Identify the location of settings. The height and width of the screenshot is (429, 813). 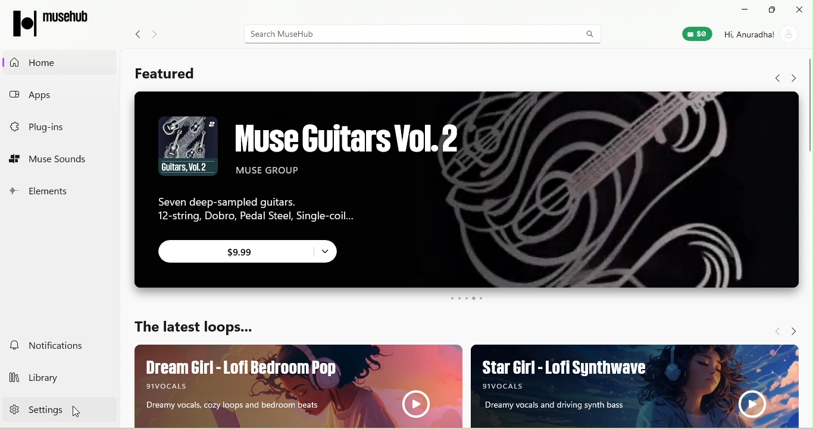
(51, 412).